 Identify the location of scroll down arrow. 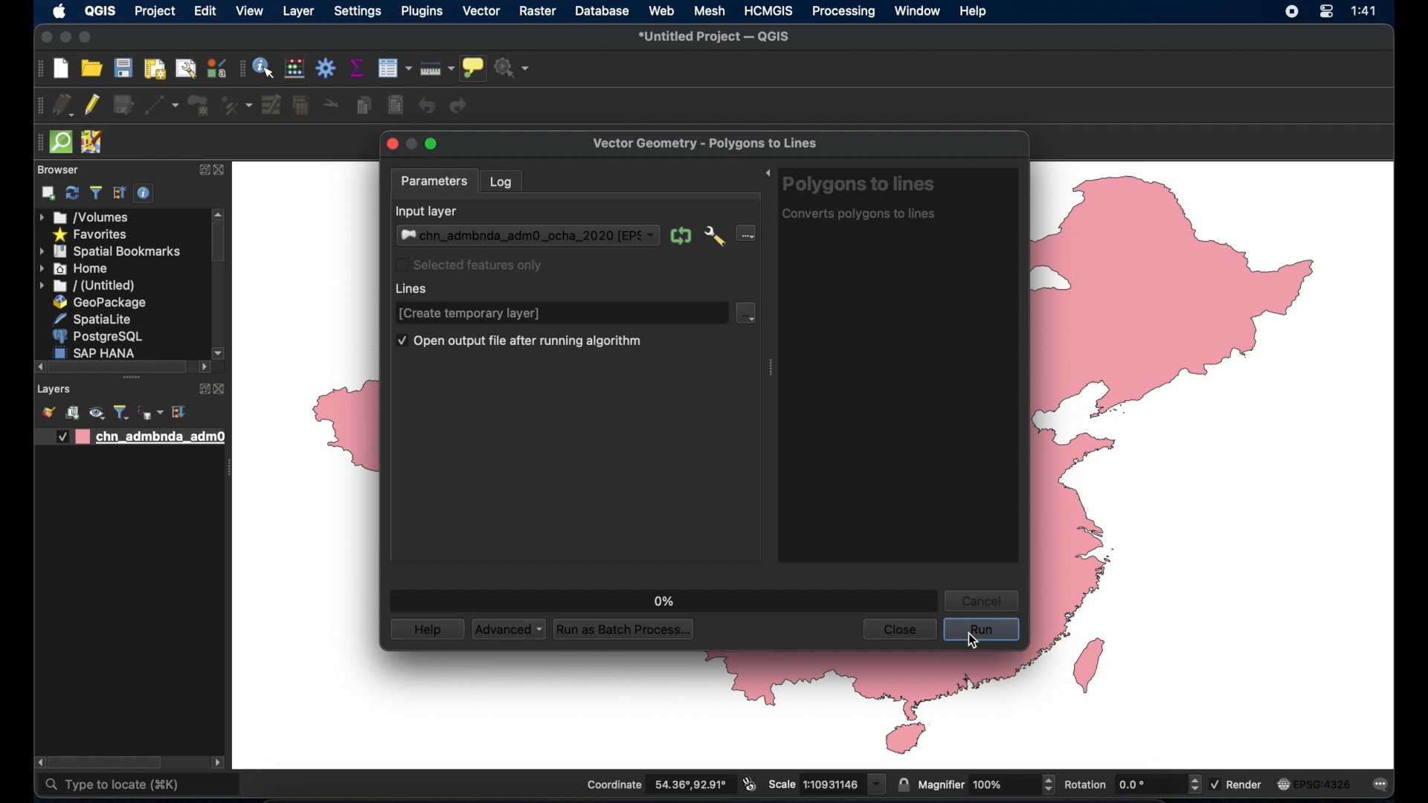
(220, 352).